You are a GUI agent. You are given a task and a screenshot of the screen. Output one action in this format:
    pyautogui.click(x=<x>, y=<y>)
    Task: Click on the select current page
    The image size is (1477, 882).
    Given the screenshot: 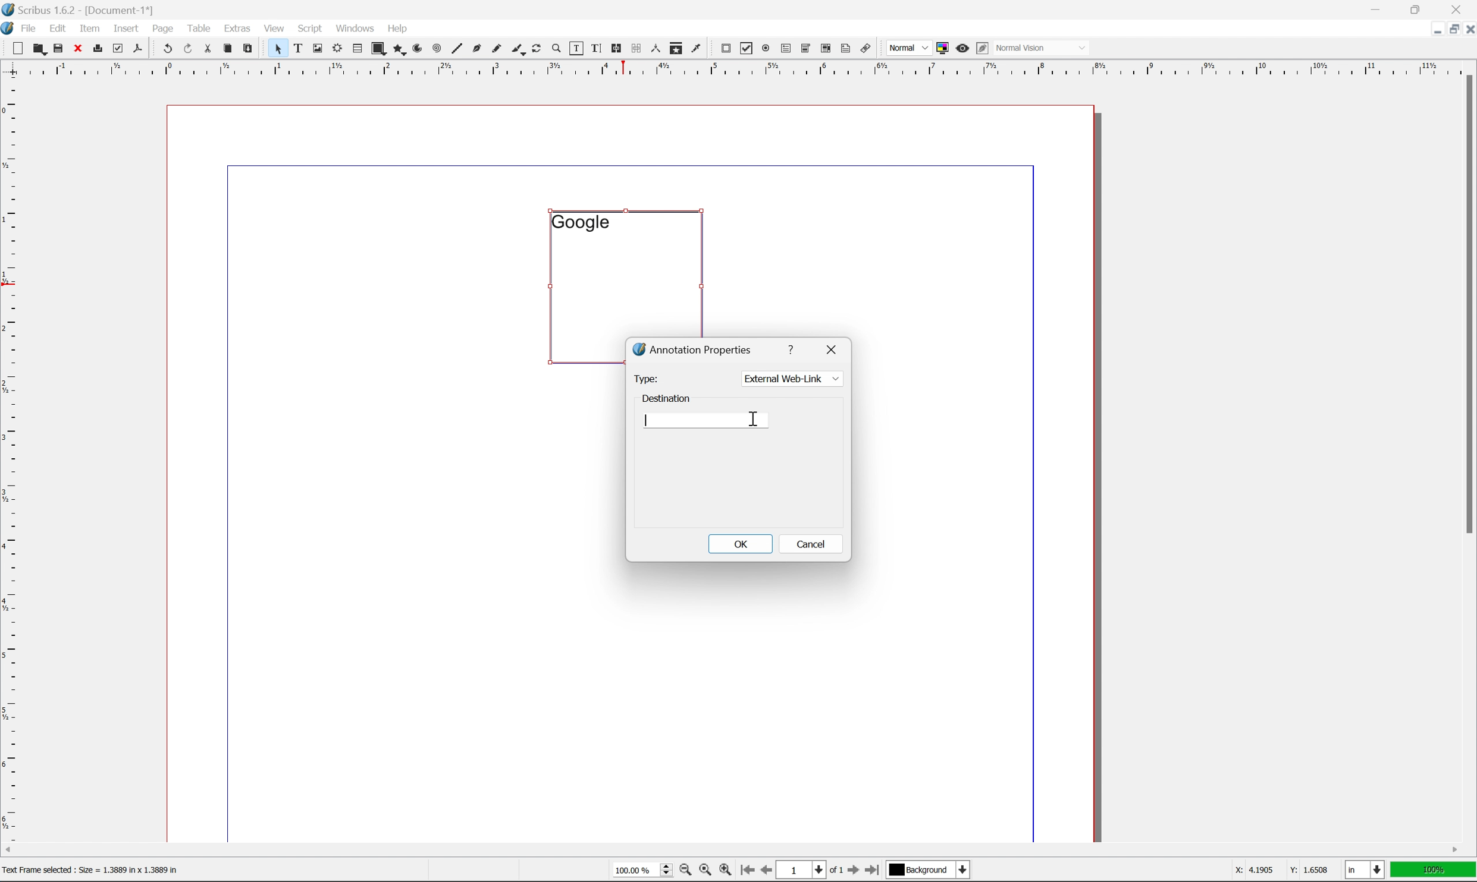 What is the action you would take?
    pyautogui.click(x=809, y=871)
    